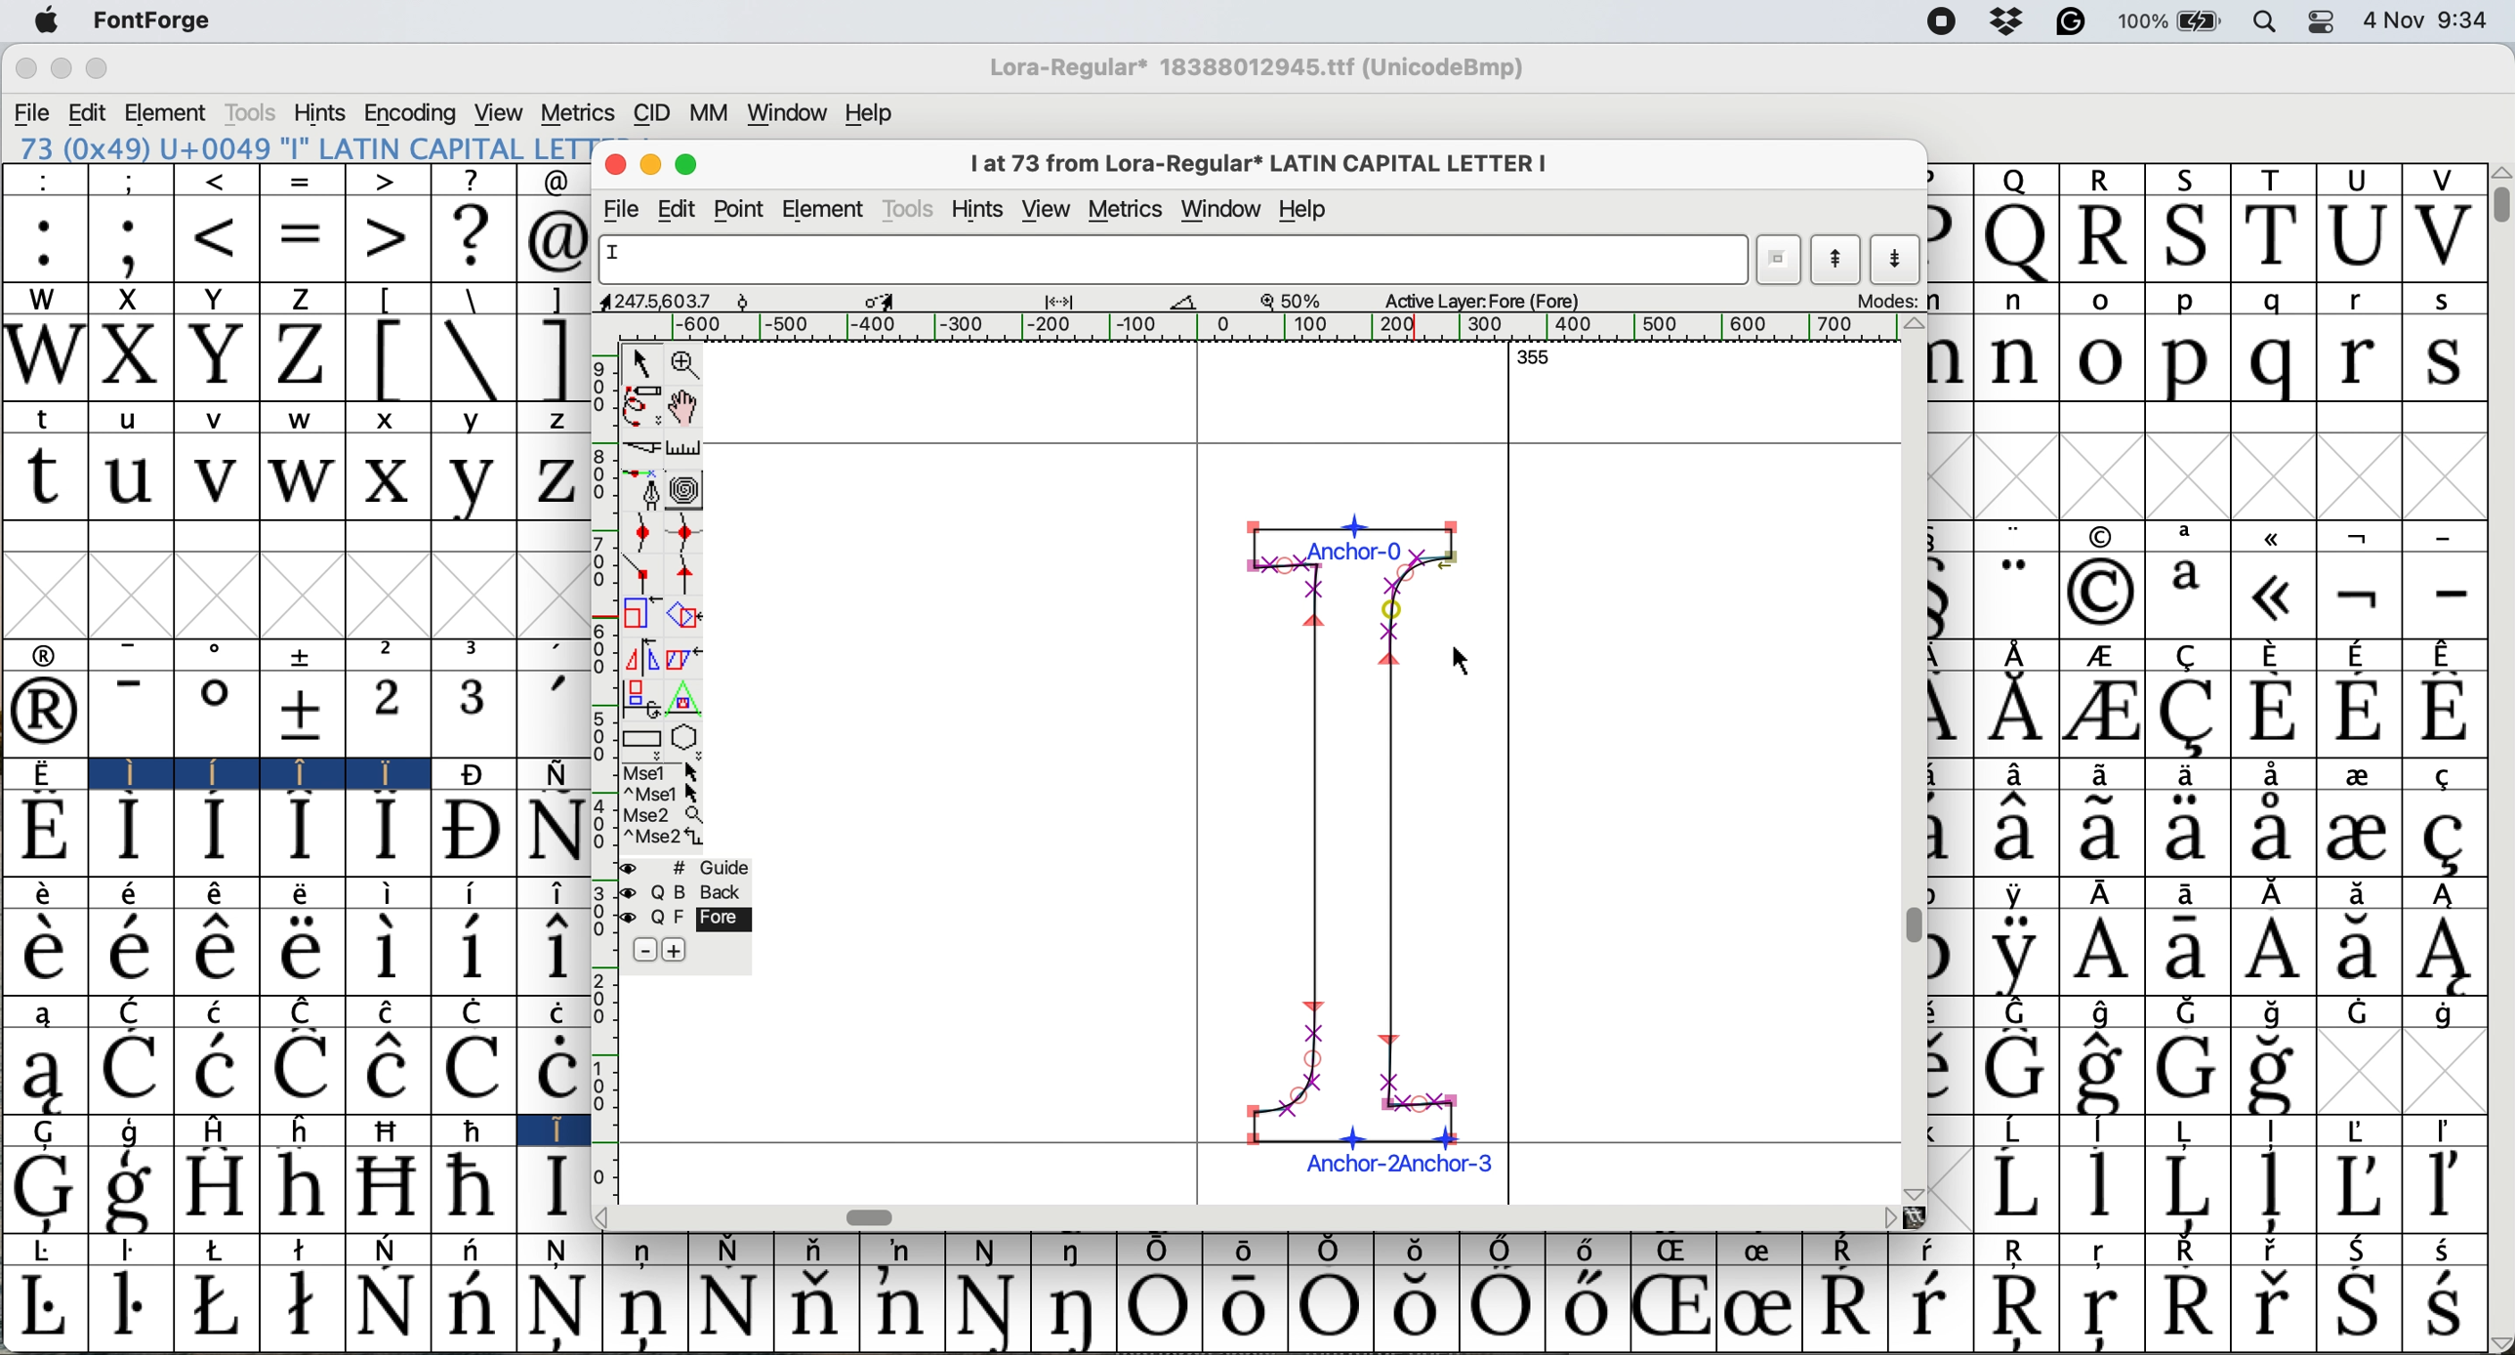 The image size is (2515, 1355). What do you see at coordinates (2017, 653) in the screenshot?
I see `symbol` at bounding box center [2017, 653].